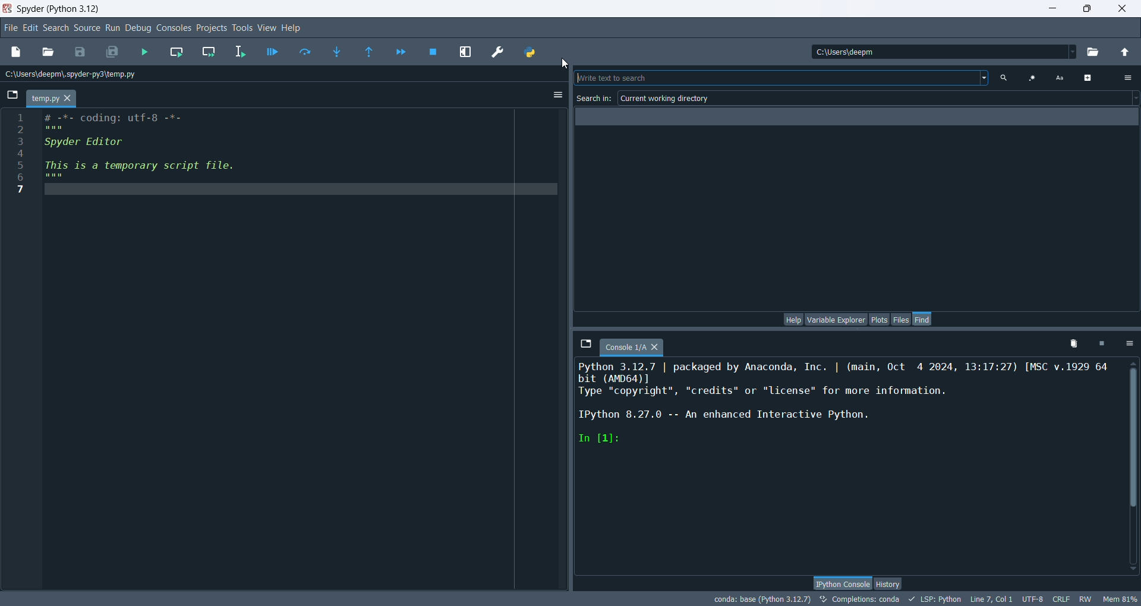 This screenshot has width=1141, height=606. I want to click on file, so click(11, 28).